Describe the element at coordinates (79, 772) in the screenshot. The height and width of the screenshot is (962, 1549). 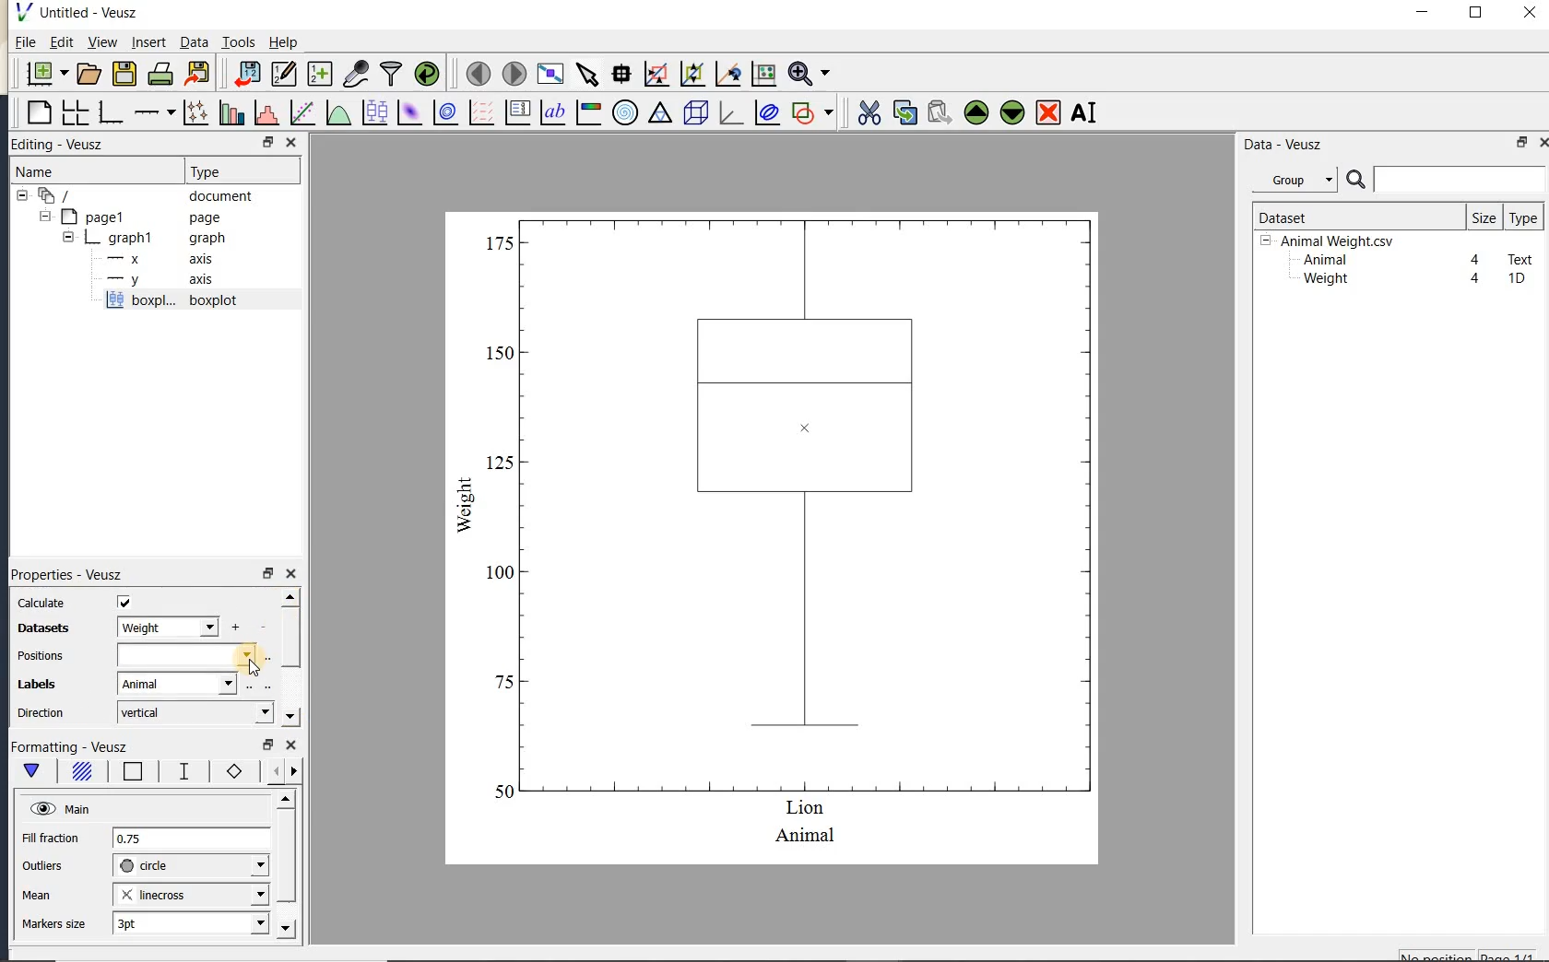
I see `box fill` at that location.